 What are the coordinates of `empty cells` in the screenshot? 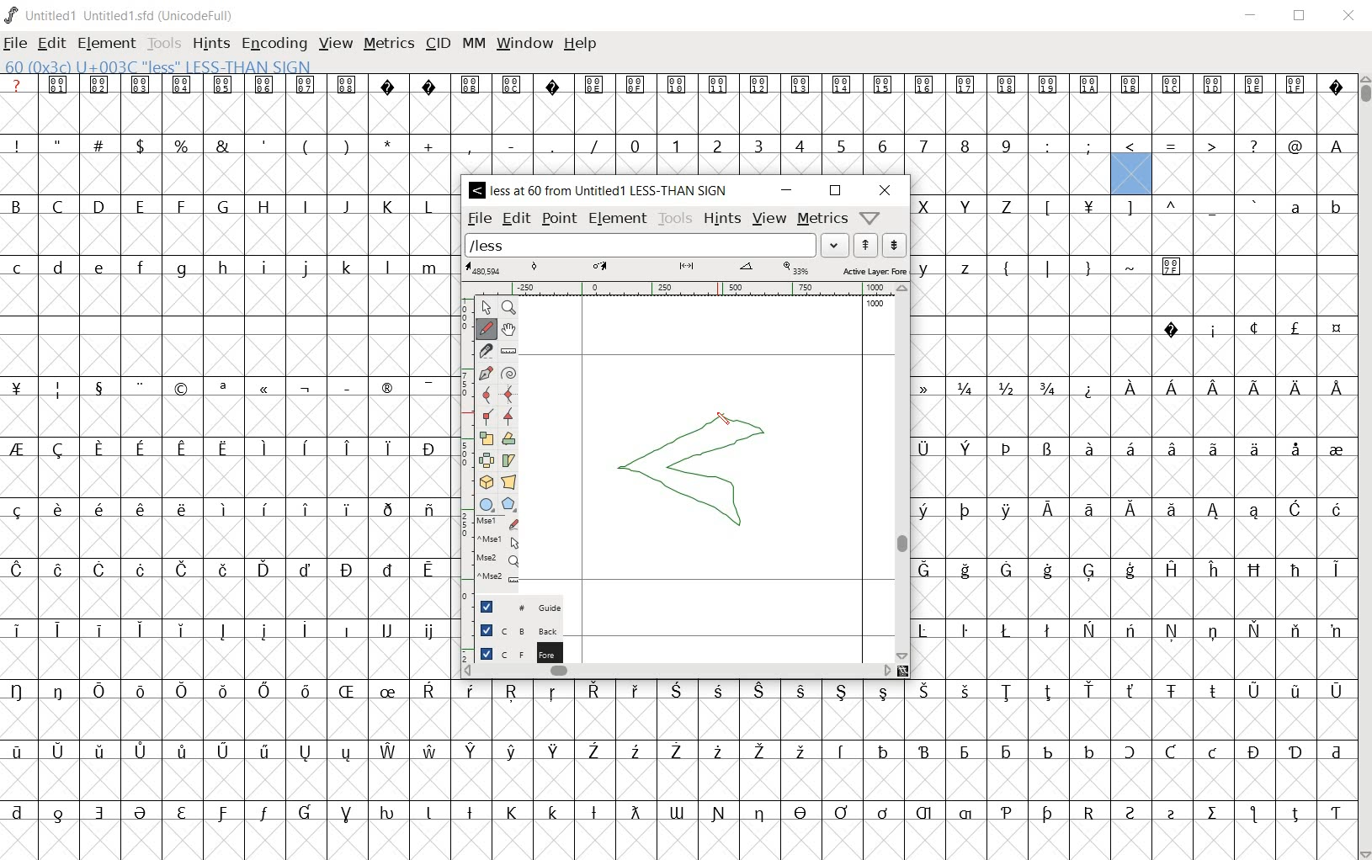 It's located at (226, 174).